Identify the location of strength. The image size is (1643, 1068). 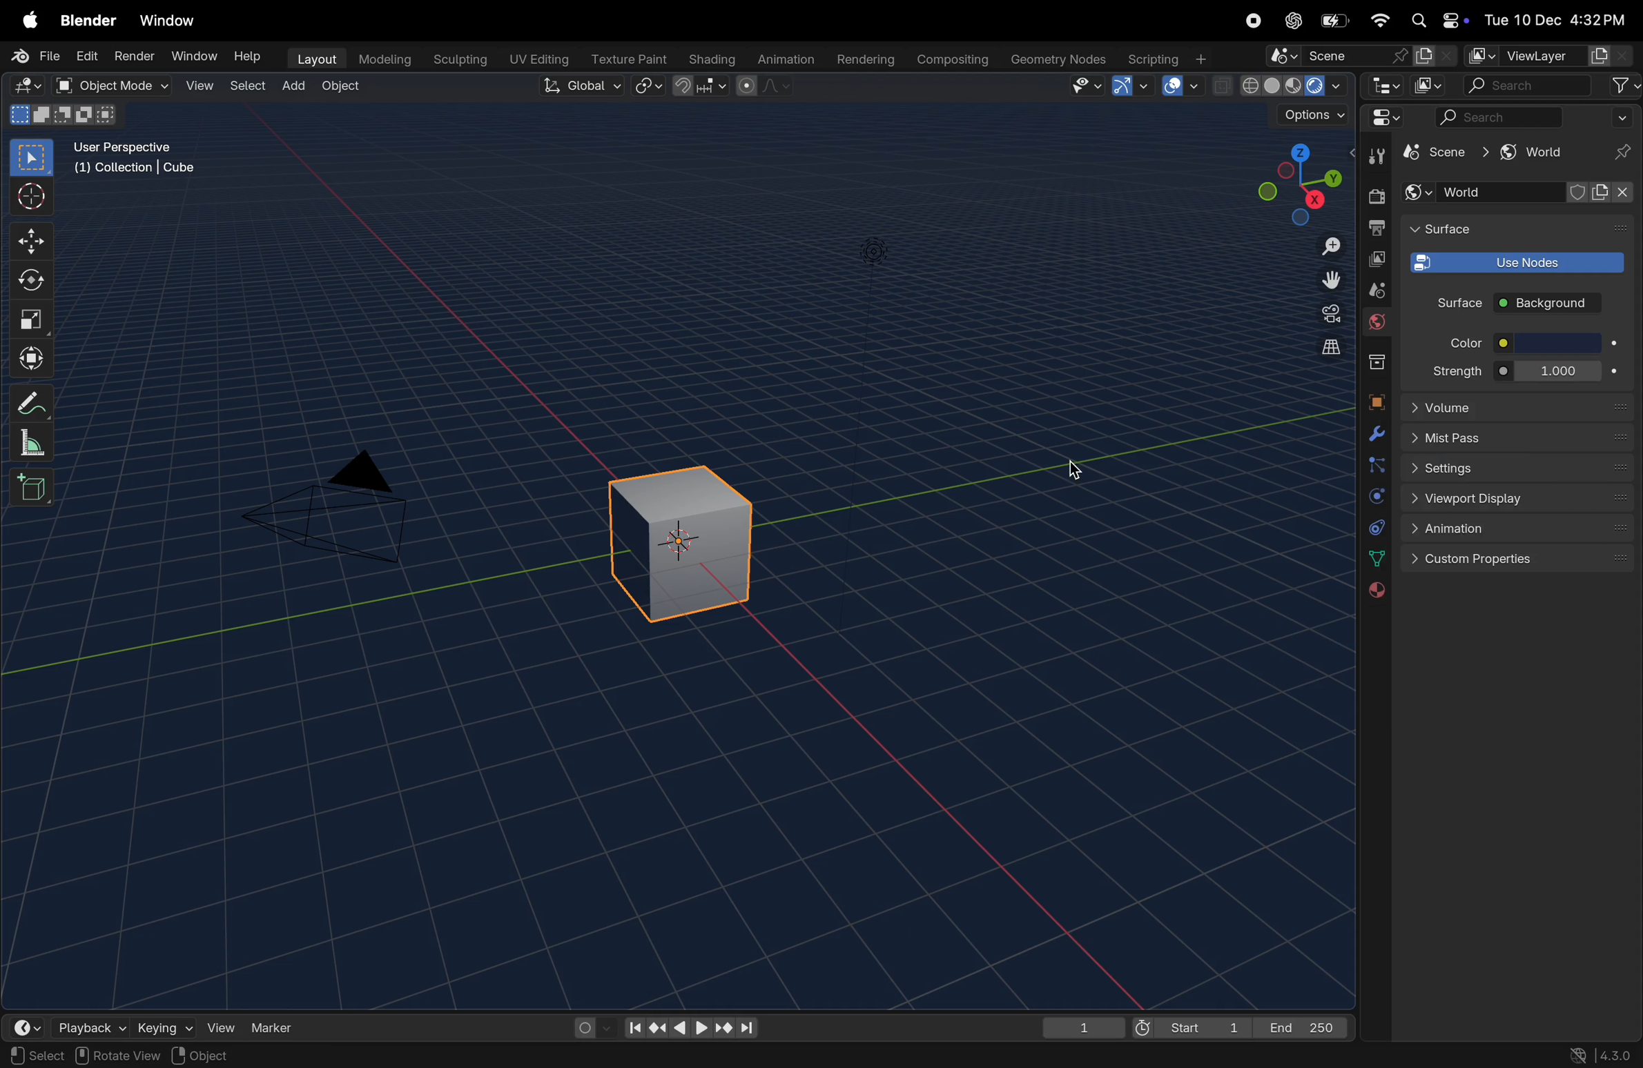
(1457, 370).